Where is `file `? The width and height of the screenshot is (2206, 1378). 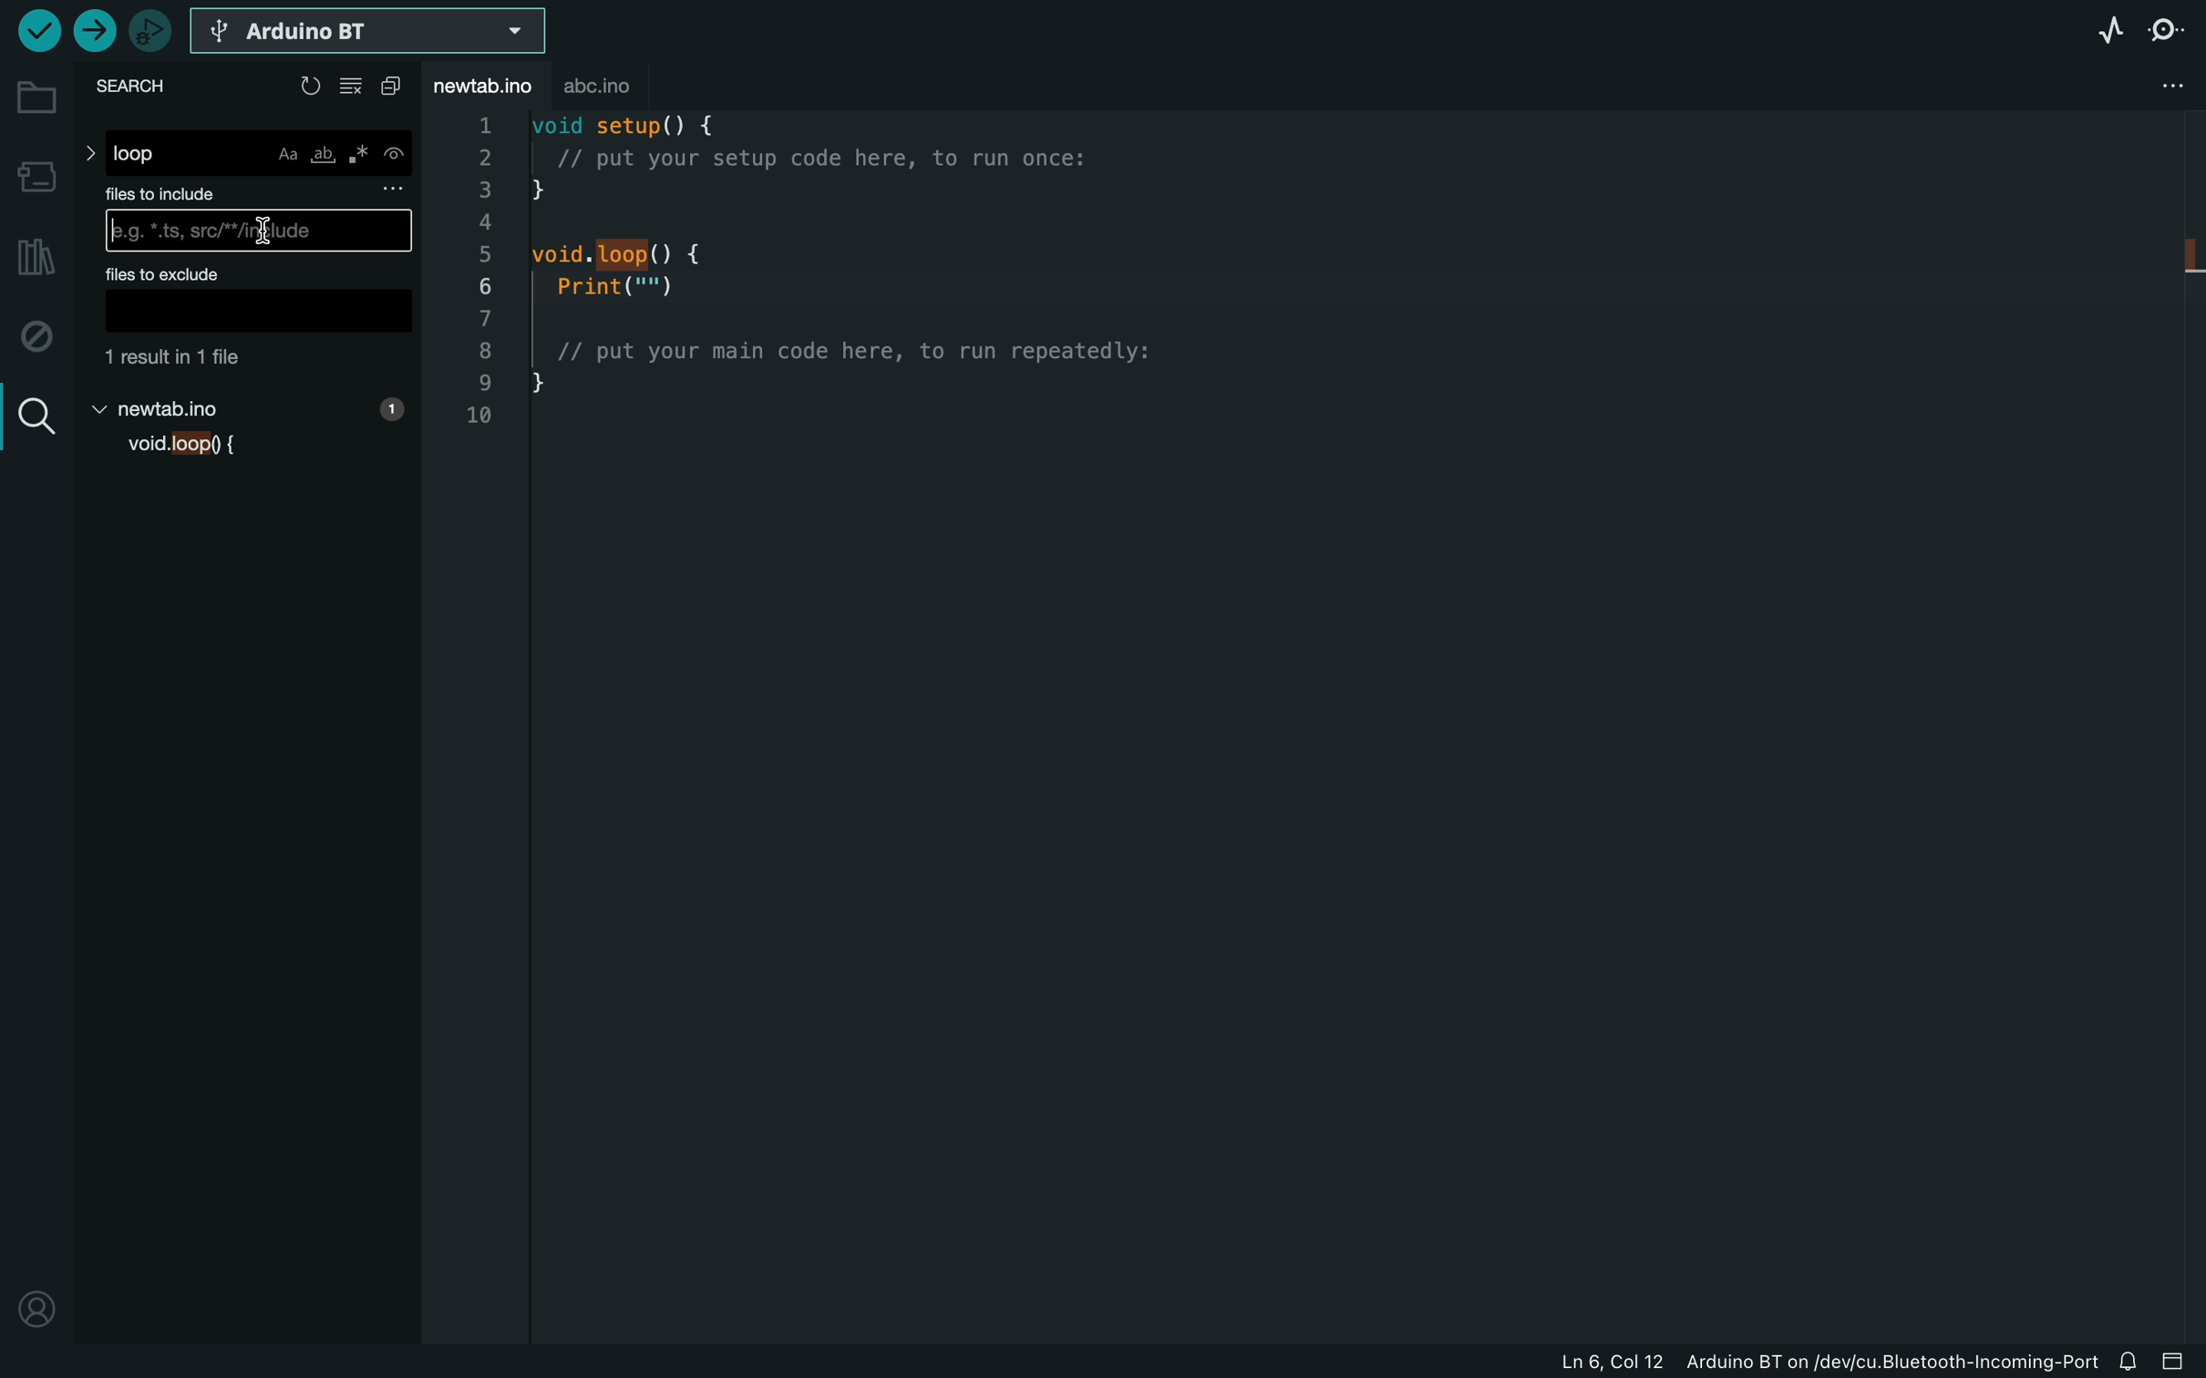
file  is located at coordinates (250, 357).